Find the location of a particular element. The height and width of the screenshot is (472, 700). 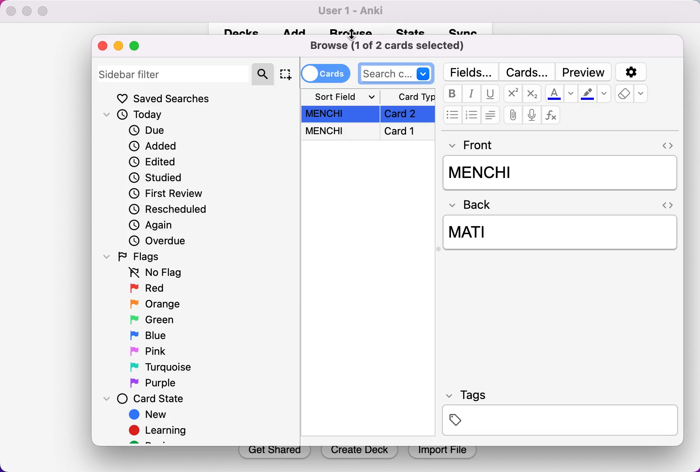

ordered list is located at coordinates (471, 114).